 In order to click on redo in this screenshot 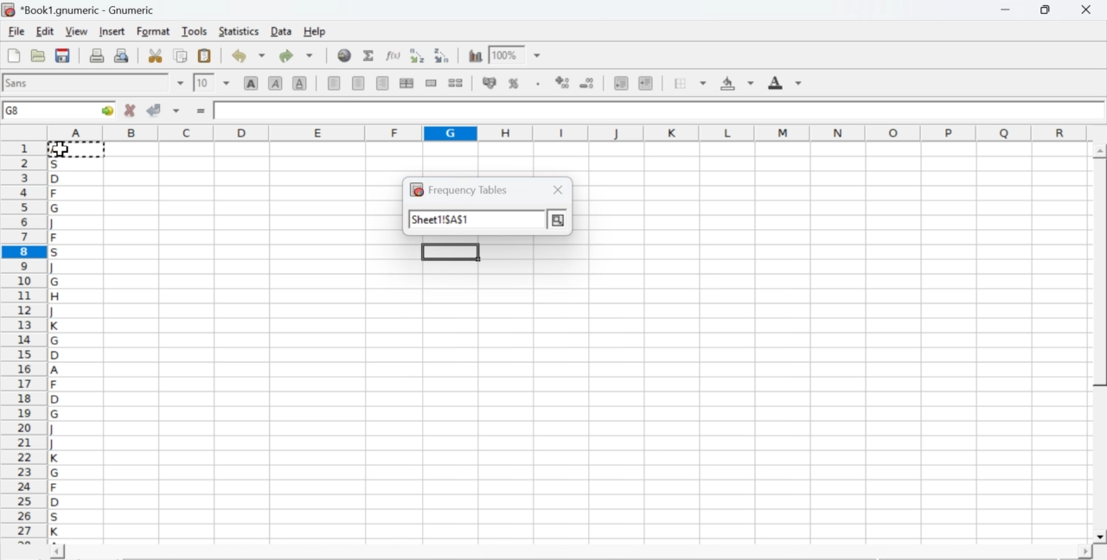, I will do `click(296, 55)`.